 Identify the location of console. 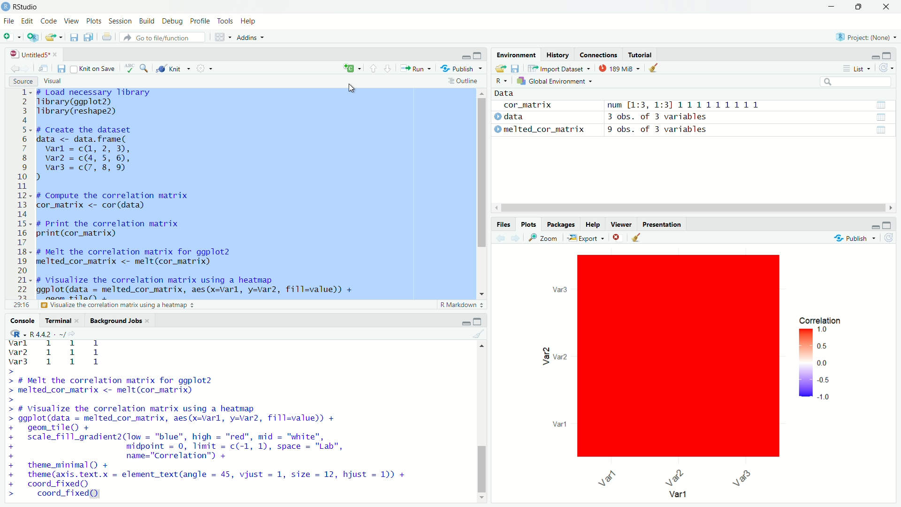
(23, 321).